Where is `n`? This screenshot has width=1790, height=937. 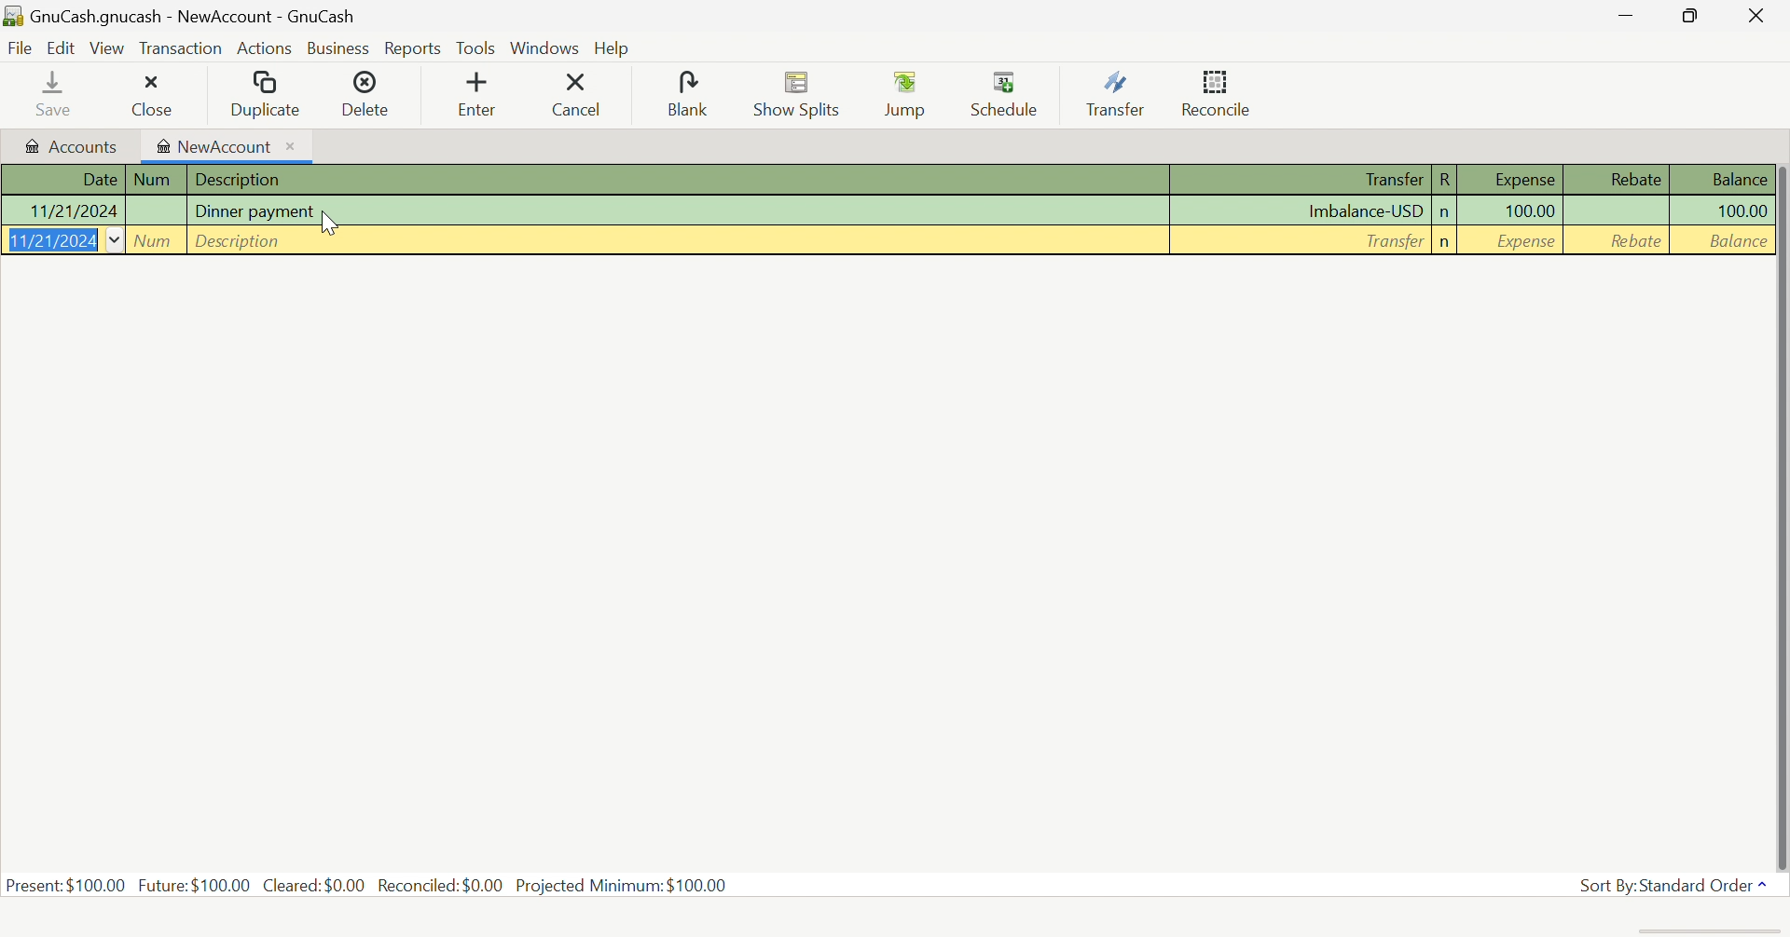
n is located at coordinates (1444, 212).